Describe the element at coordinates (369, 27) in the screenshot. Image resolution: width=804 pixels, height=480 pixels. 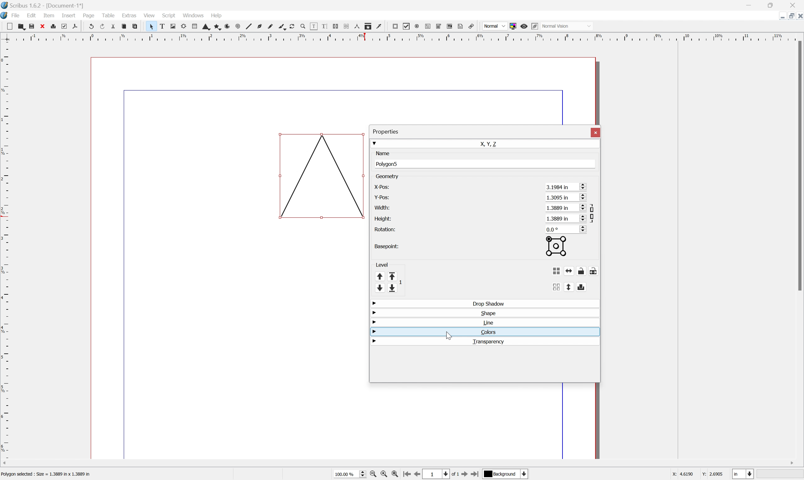
I see `Copy item properties` at that location.